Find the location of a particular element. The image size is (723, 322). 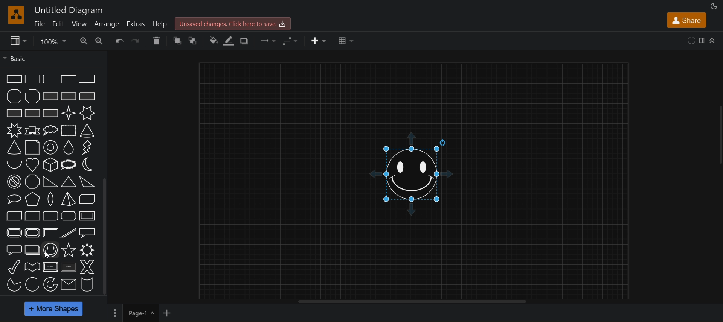

drop  is located at coordinates (70, 148).